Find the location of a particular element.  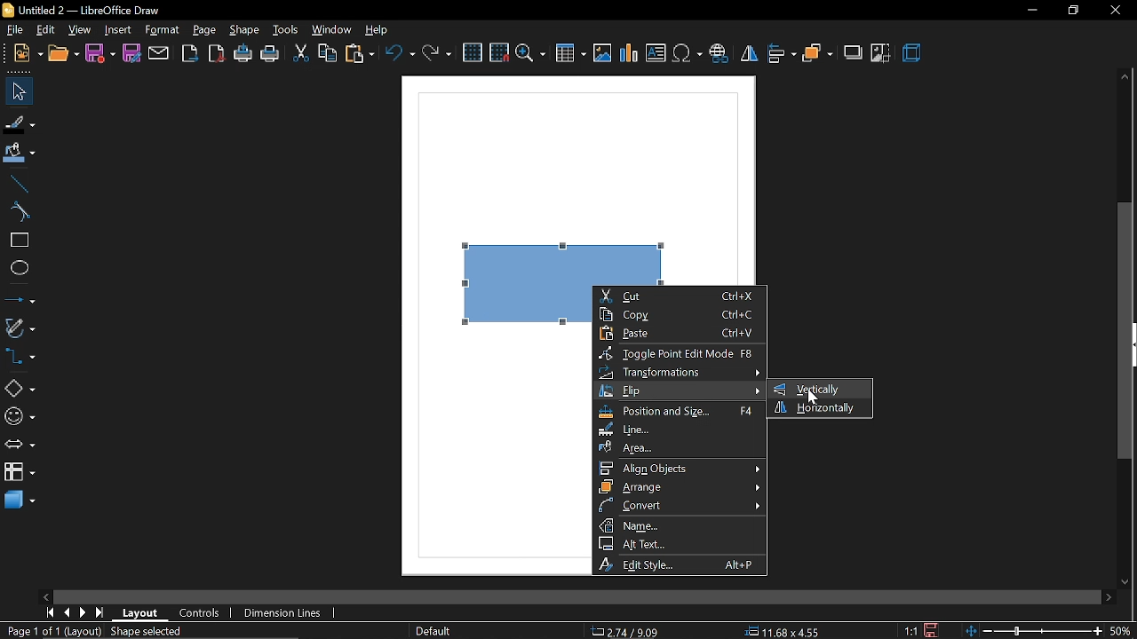

shadow is located at coordinates (853, 54).